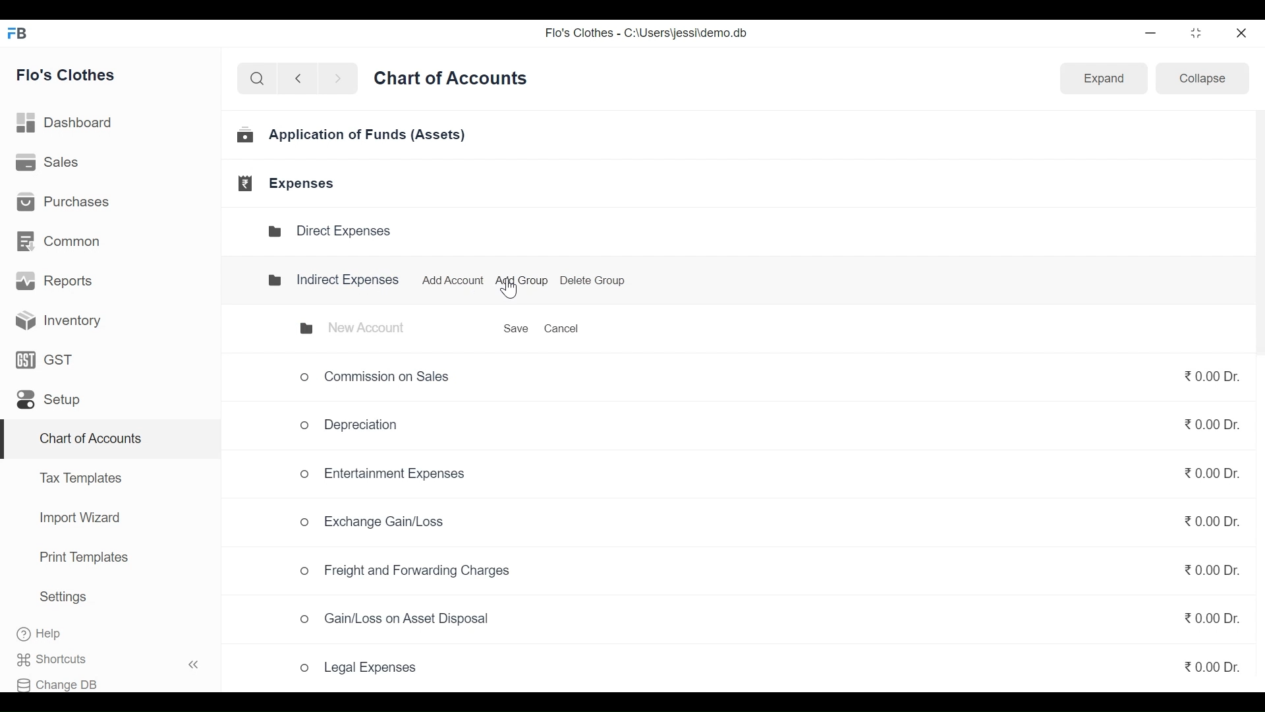  What do you see at coordinates (593, 280) in the screenshot?
I see `Delete Group` at bounding box center [593, 280].